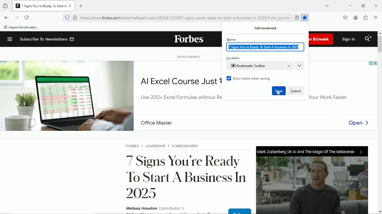 The image size is (382, 214). What do you see at coordinates (350, 6) in the screenshot?
I see `minimize` at bounding box center [350, 6].